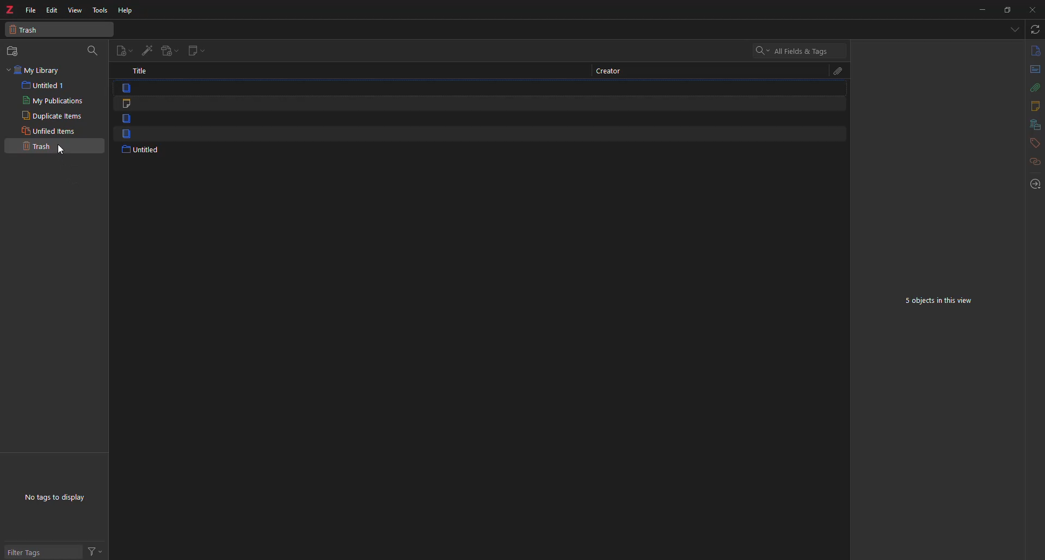  What do you see at coordinates (127, 119) in the screenshot?
I see `item` at bounding box center [127, 119].